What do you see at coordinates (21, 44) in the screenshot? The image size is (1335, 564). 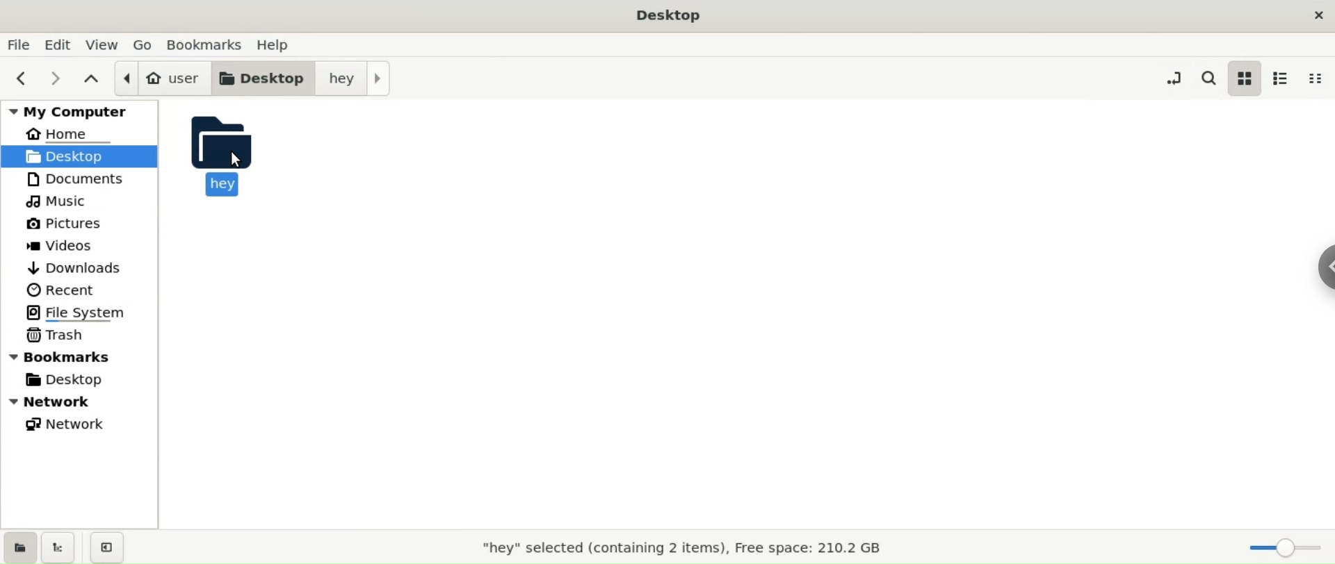 I see `file` at bounding box center [21, 44].